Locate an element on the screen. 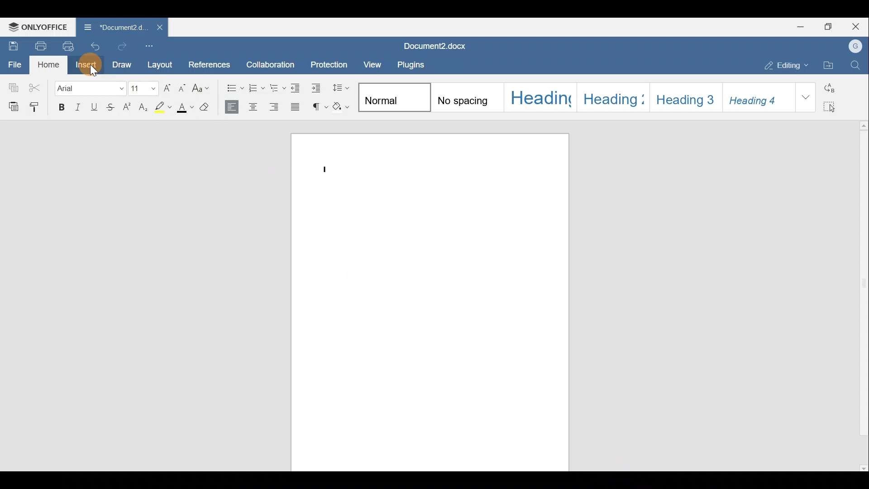 This screenshot has width=869, height=489. References is located at coordinates (208, 65).